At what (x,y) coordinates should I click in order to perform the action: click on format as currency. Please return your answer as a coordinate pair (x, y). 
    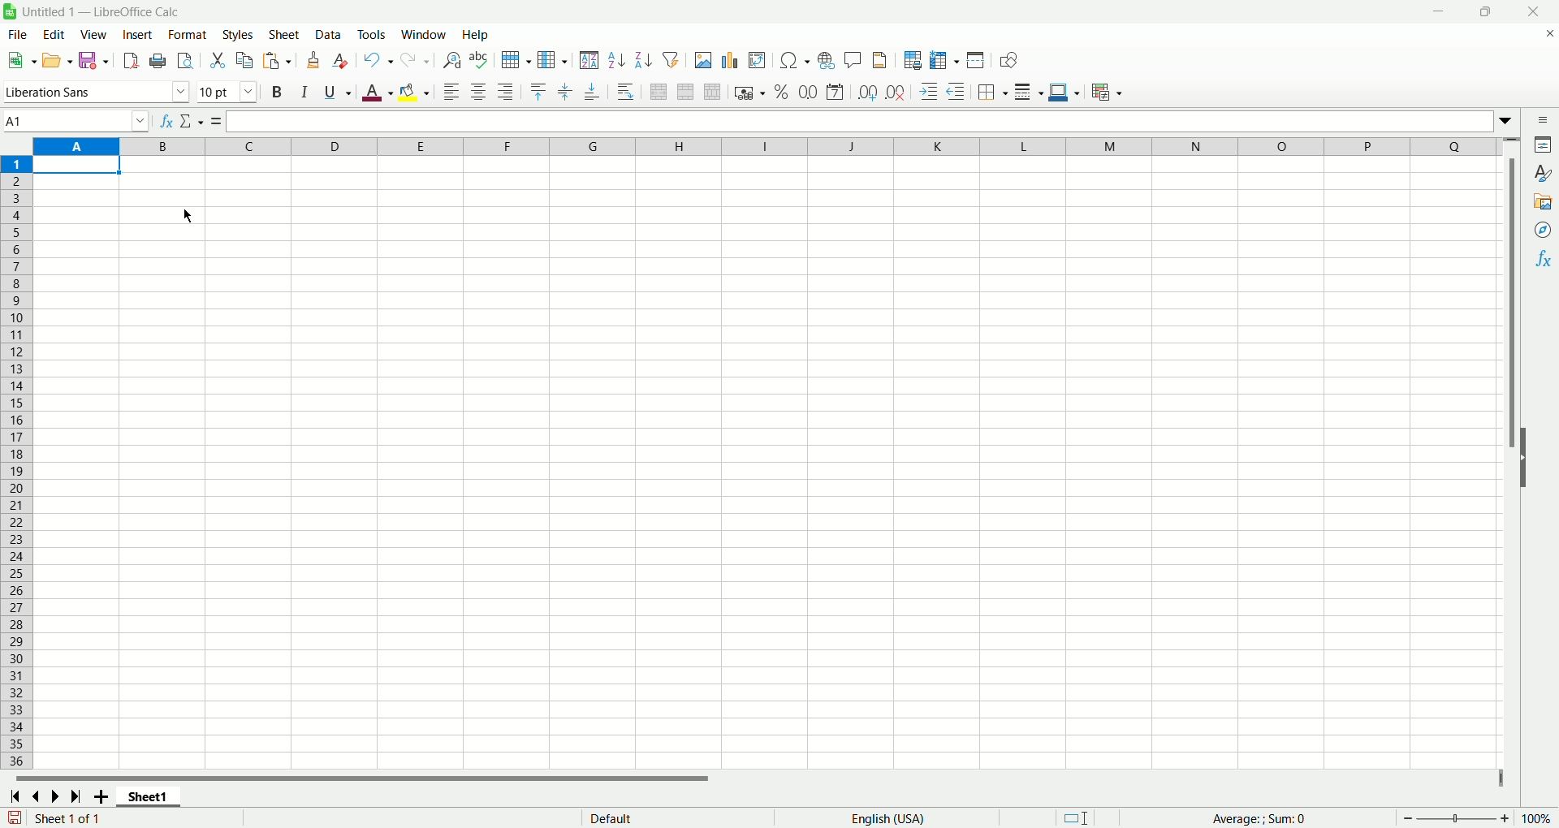
    Looking at the image, I should click on (748, 94).